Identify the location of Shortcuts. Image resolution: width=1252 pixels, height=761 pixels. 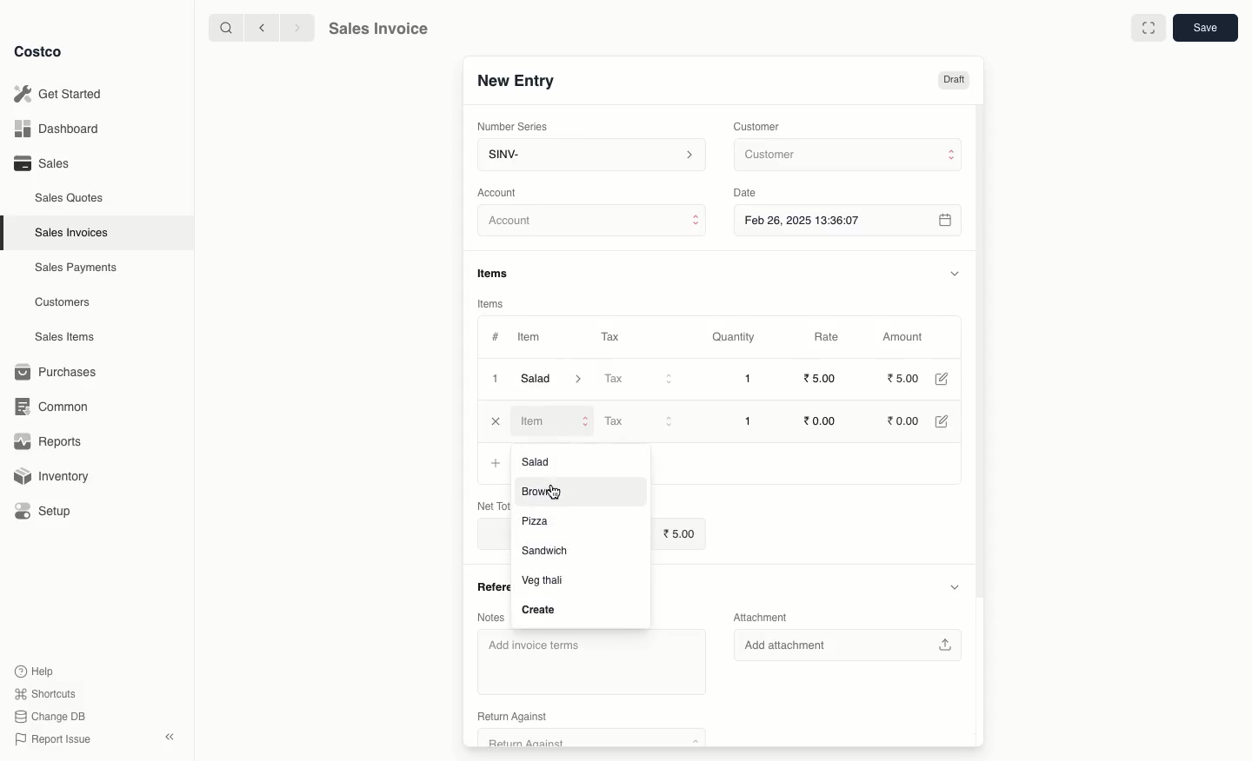
(44, 694).